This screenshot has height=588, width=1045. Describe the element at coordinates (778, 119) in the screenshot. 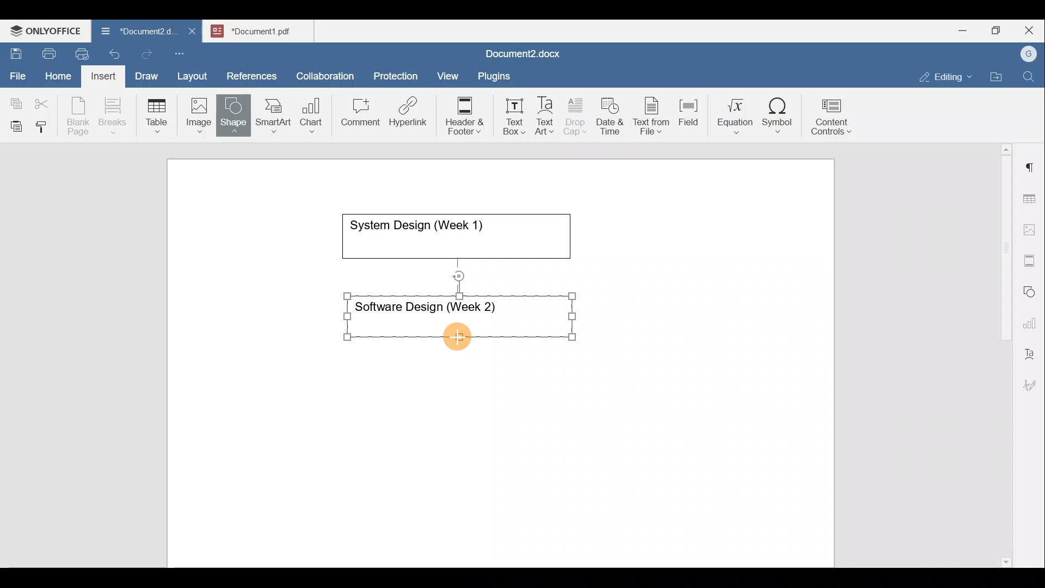

I see `Symbol` at that location.